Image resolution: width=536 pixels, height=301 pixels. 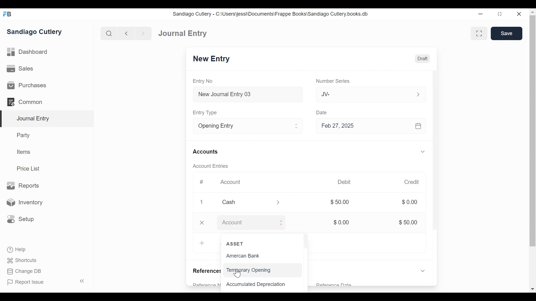 What do you see at coordinates (280, 203) in the screenshot?
I see `Expand` at bounding box center [280, 203].